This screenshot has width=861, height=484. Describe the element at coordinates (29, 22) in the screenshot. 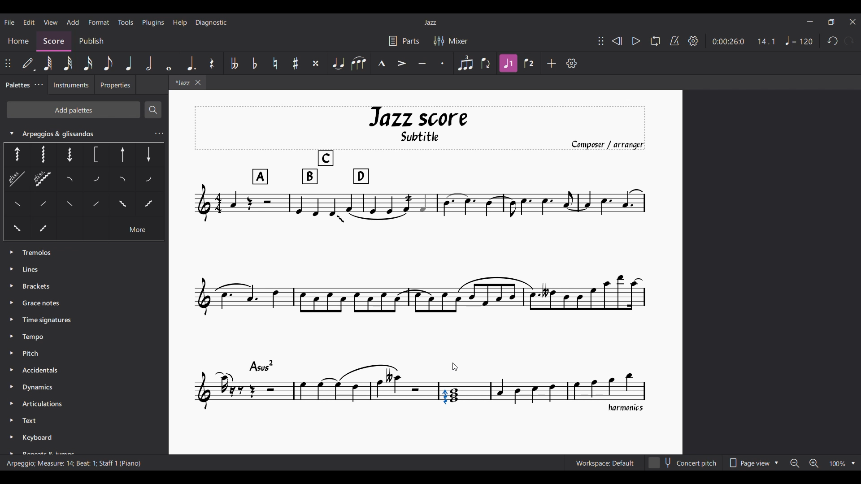

I see `Edit menu` at that location.